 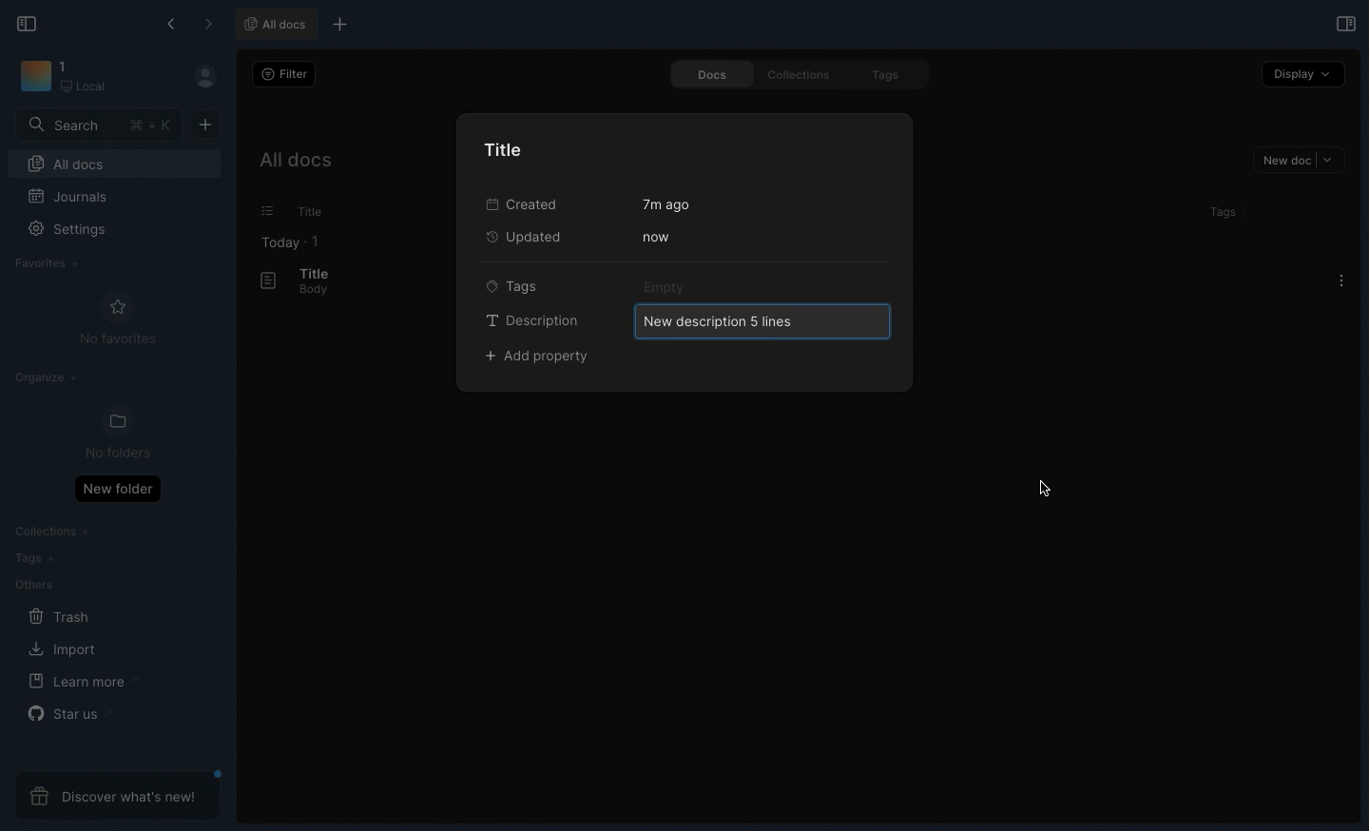 What do you see at coordinates (30, 558) in the screenshot?
I see `Tags` at bounding box center [30, 558].